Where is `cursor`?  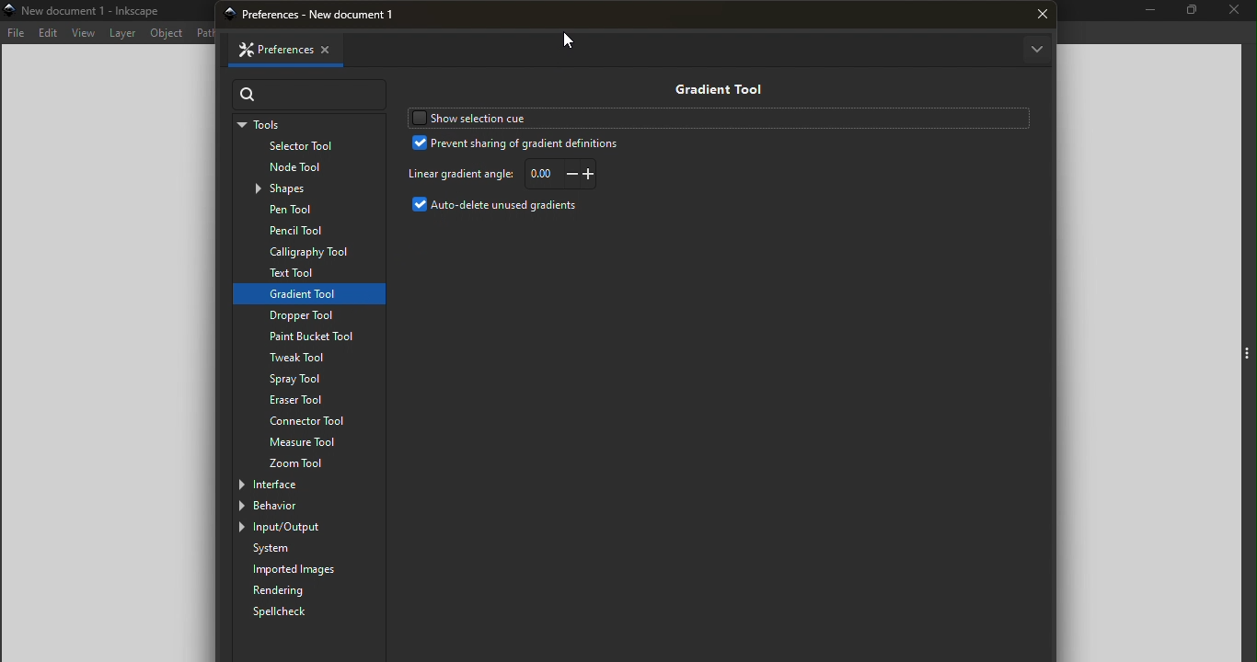 cursor is located at coordinates (573, 41).